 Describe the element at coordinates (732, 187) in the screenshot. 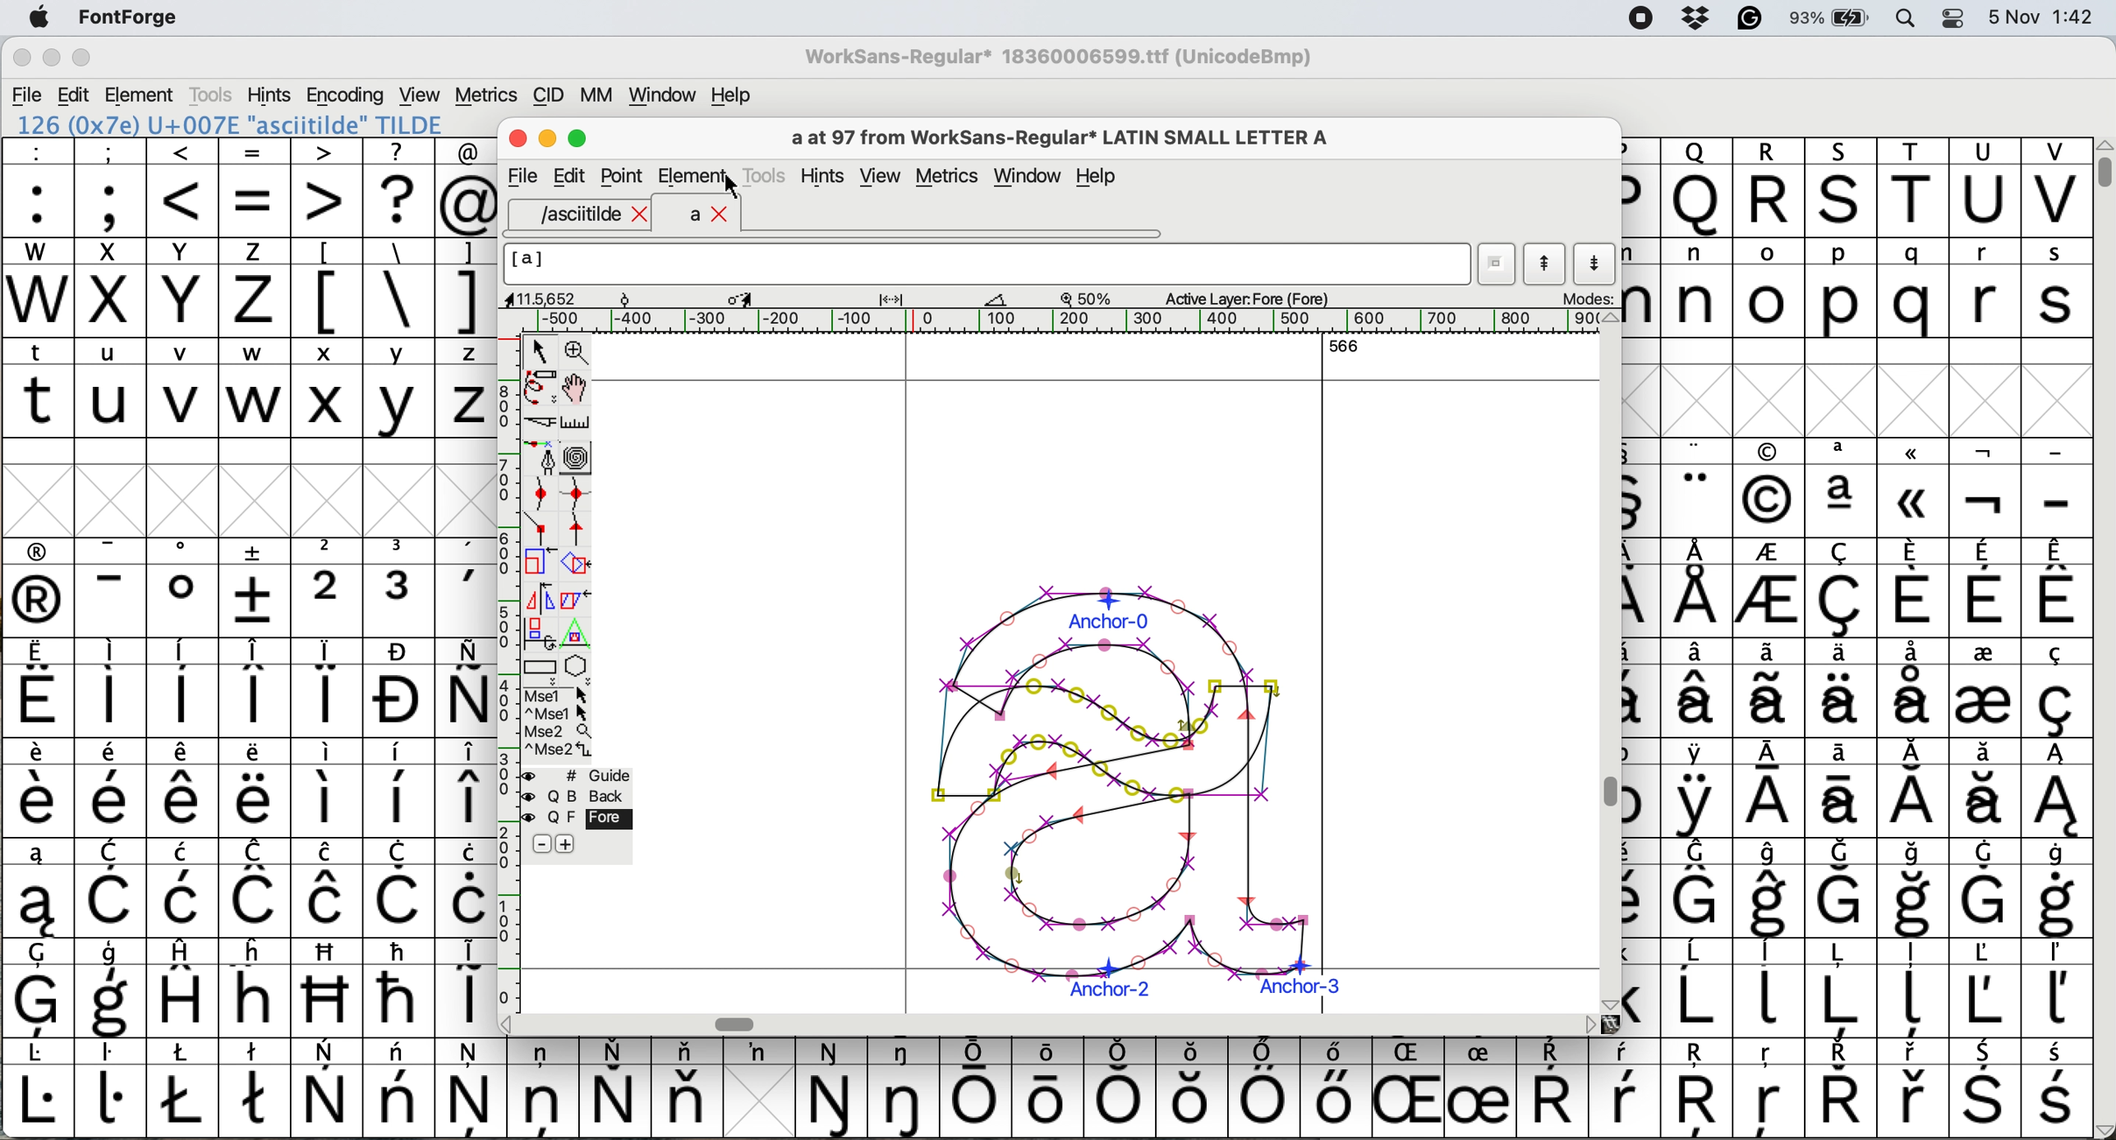

I see `cursor` at that location.